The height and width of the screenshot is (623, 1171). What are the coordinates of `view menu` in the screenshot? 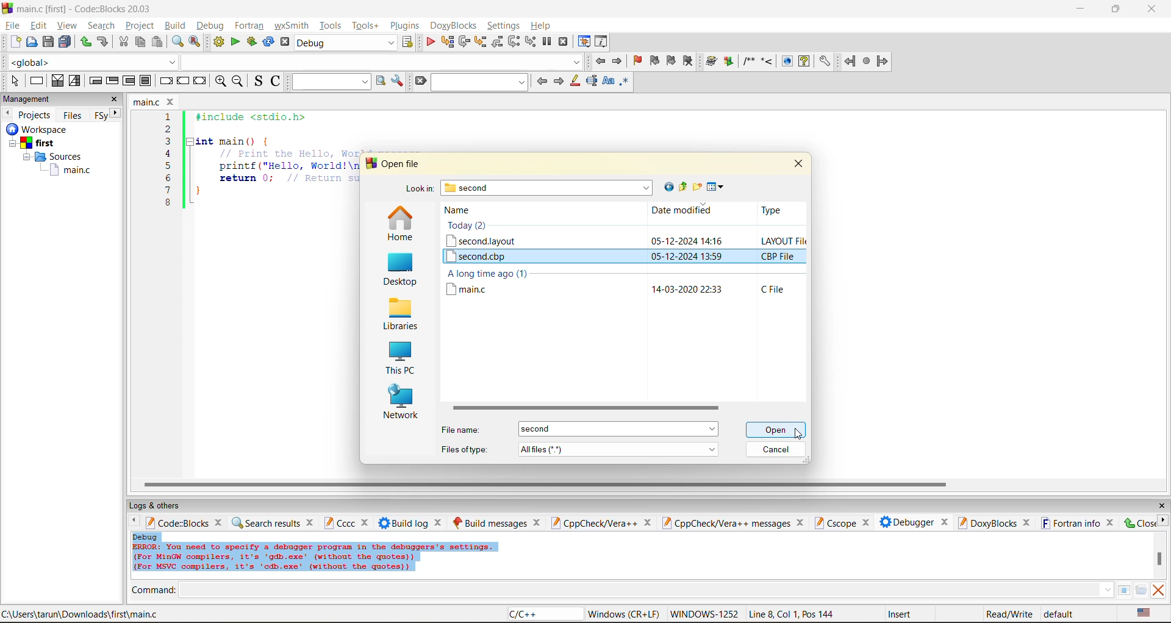 It's located at (717, 187).